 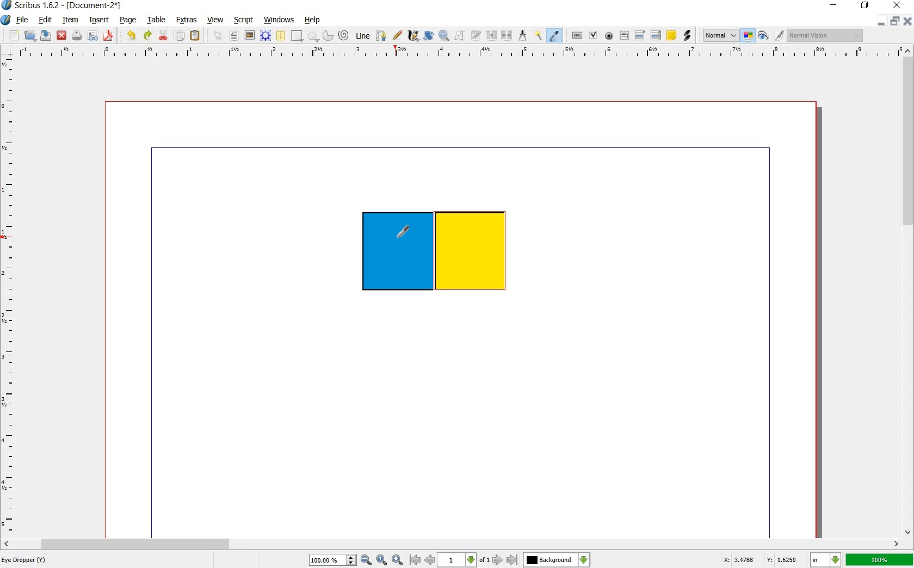 What do you see at coordinates (45, 20) in the screenshot?
I see `edit` at bounding box center [45, 20].